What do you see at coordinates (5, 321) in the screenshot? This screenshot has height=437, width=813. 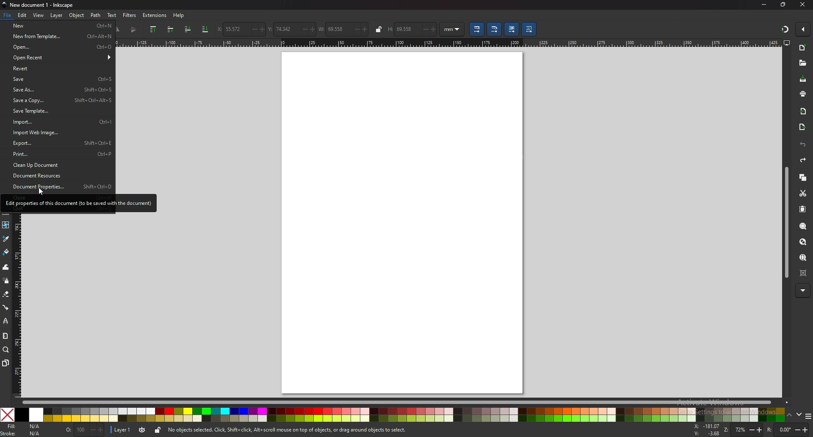 I see `lpe` at bounding box center [5, 321].